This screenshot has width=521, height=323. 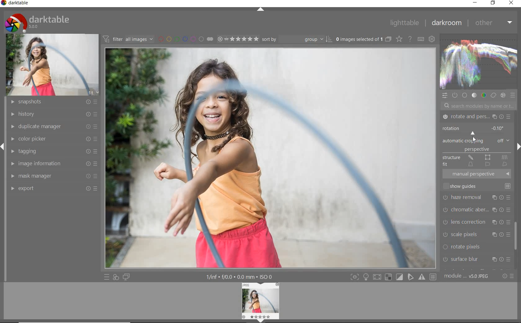 I want to click on toggle mode, so click(x=393, y=277).